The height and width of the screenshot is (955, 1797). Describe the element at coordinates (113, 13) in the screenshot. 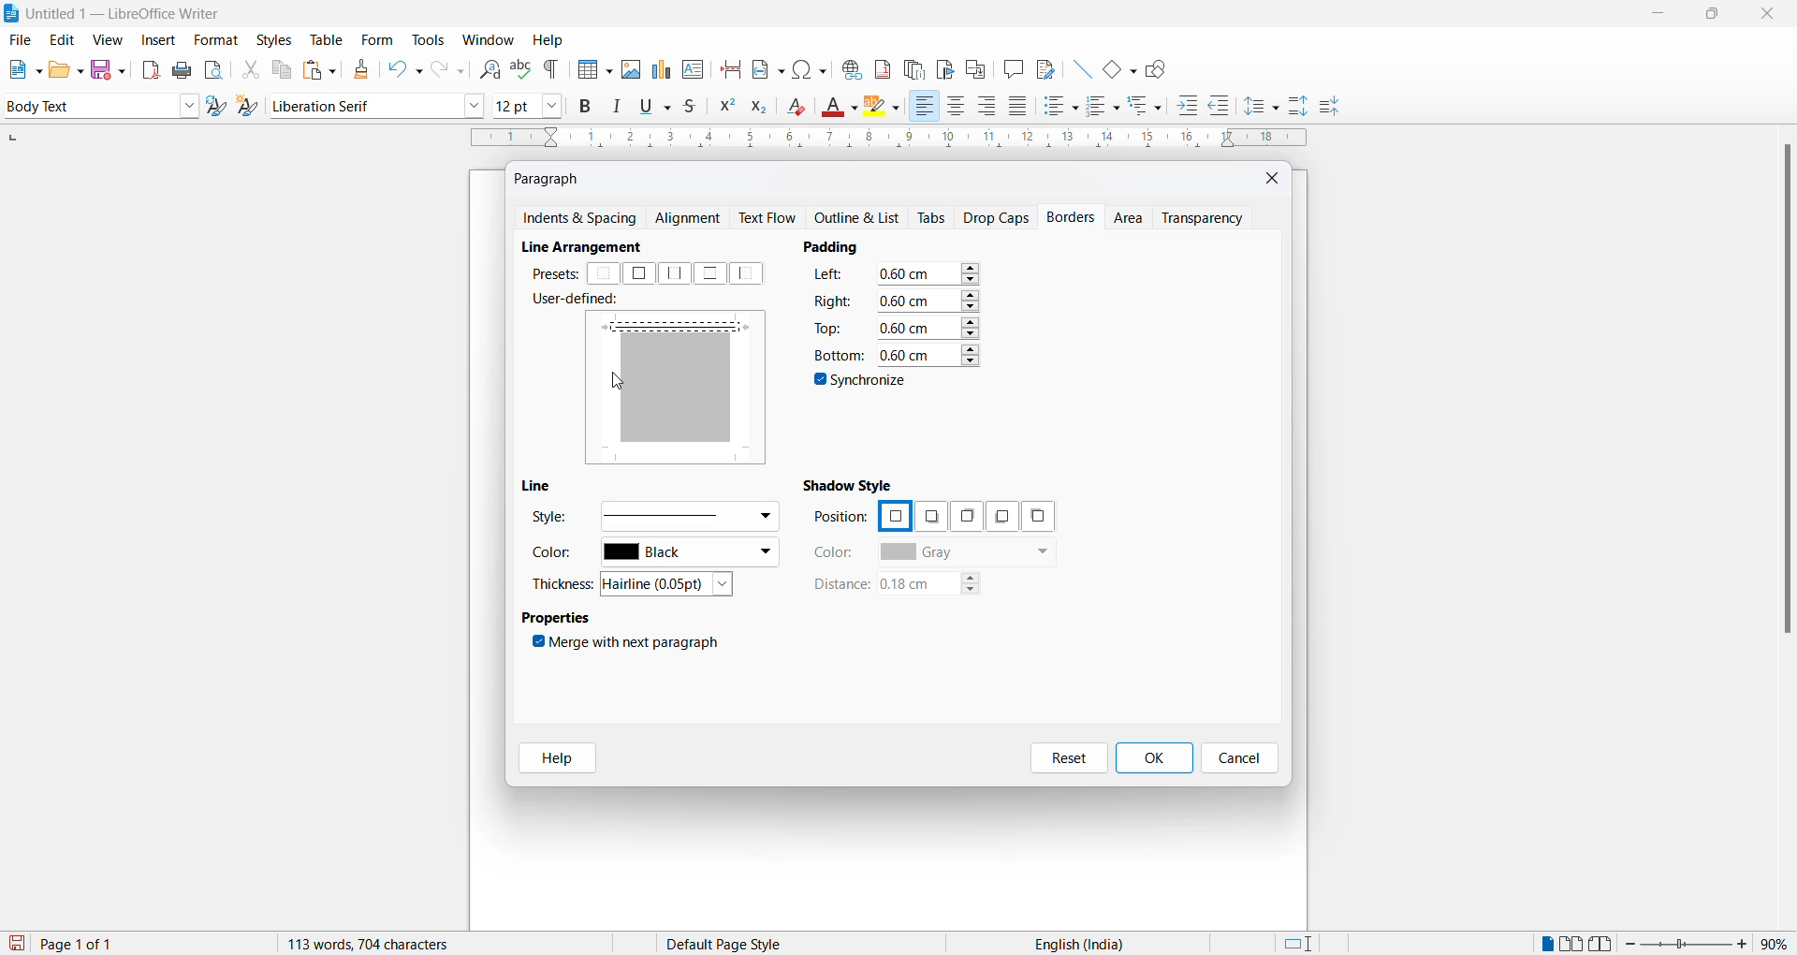

I see `file title` at that location.